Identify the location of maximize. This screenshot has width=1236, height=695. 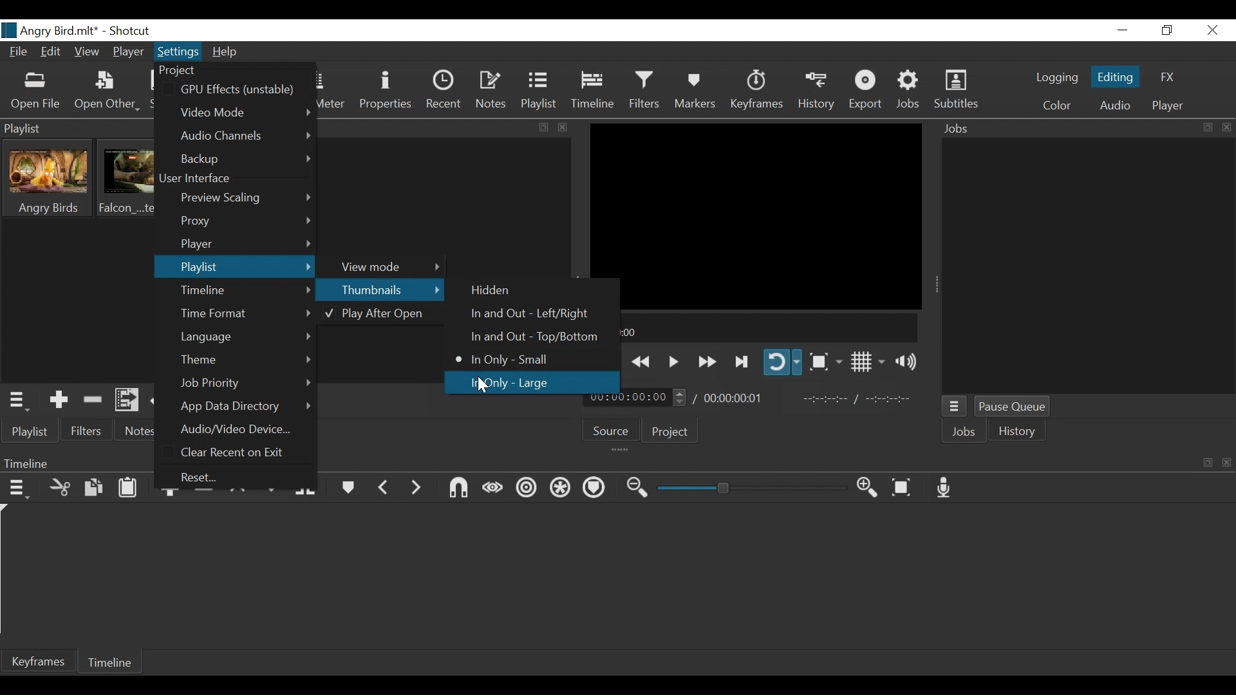
(544, 127).